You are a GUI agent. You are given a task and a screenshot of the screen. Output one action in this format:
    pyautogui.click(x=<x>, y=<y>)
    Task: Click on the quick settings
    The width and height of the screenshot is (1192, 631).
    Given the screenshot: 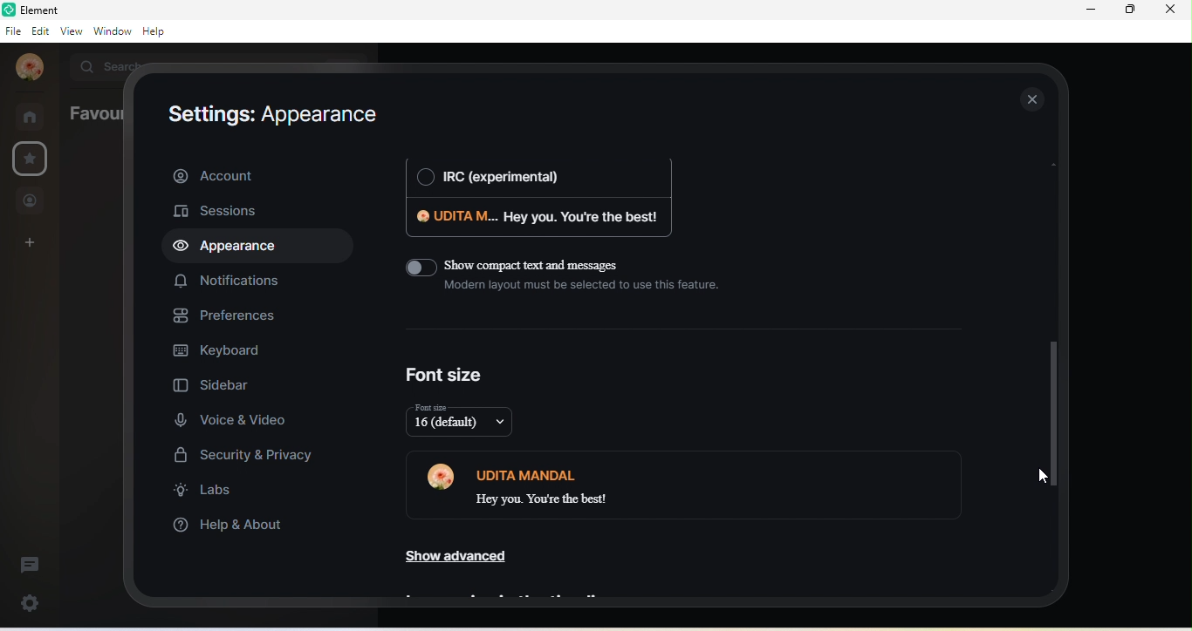 What is the action you would take?
    pyautogui.click(x=33, y=601)
    